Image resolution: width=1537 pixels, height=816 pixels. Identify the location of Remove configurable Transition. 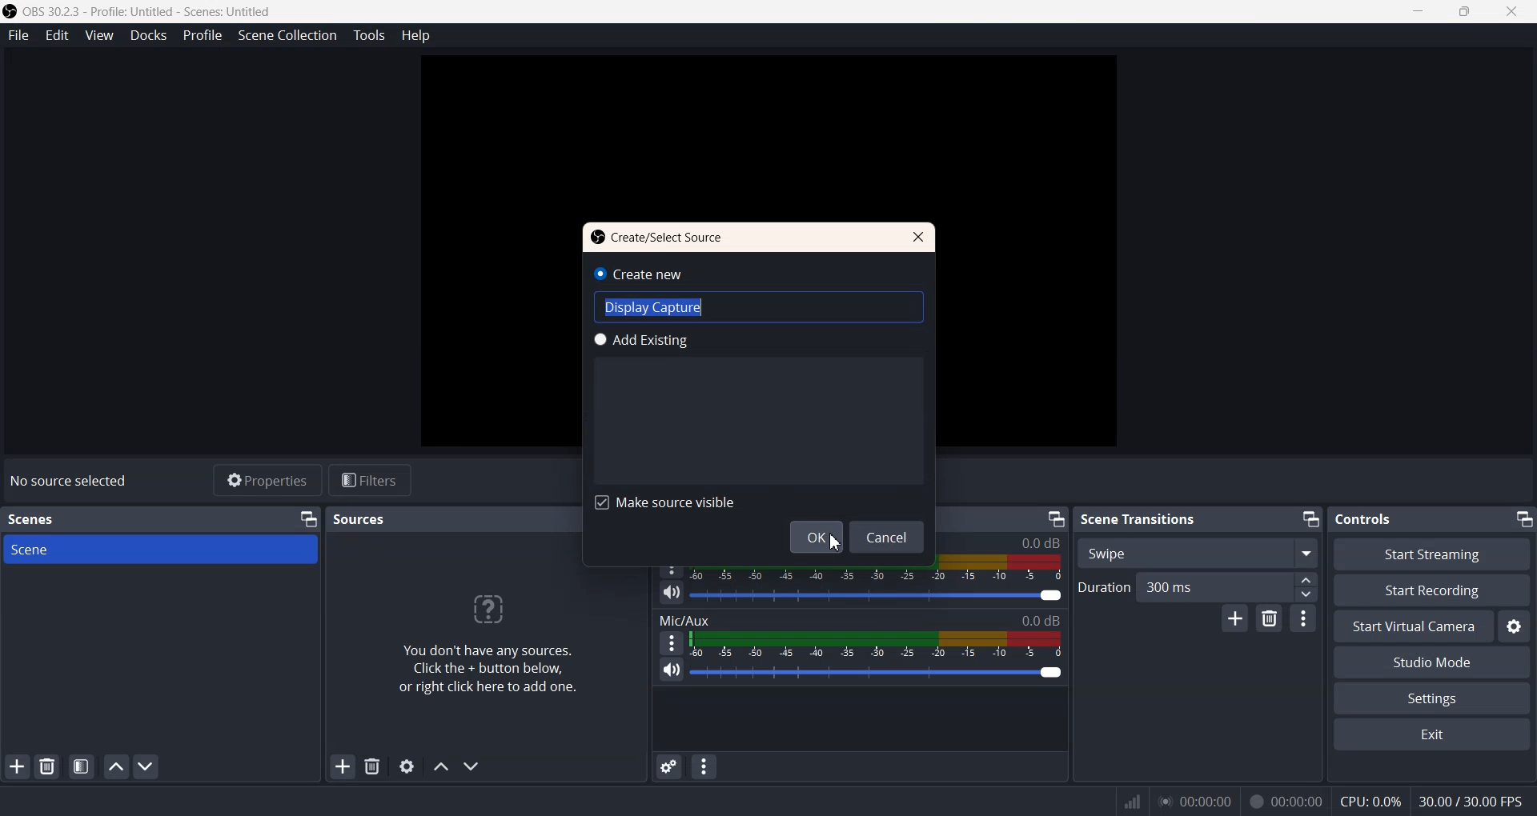
(1270, 619).